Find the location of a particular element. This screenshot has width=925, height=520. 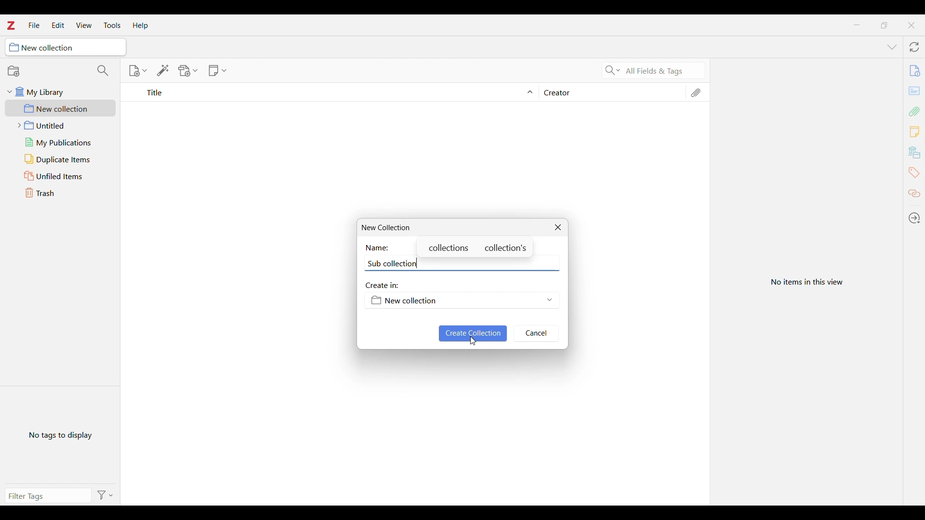

Untitled folder is located at coordinates (61, 125).